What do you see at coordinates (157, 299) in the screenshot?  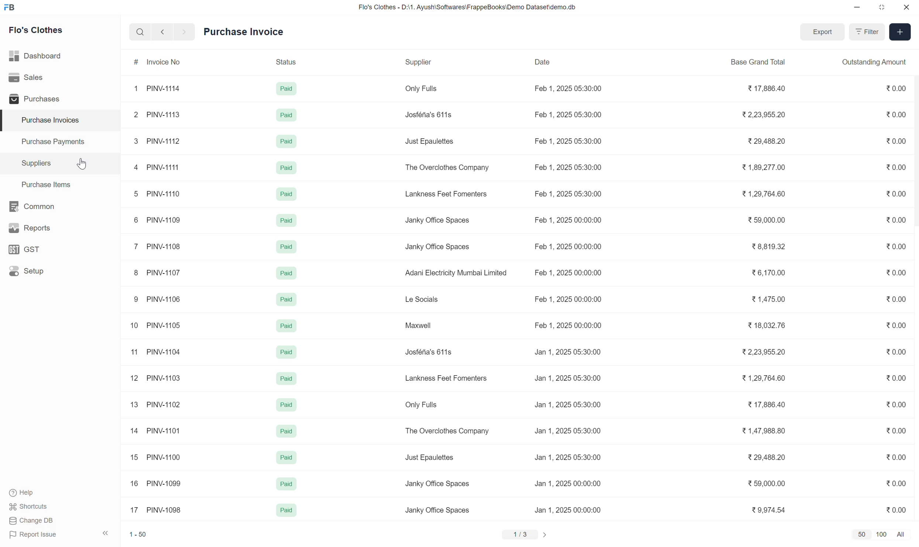 I see `9  PINV-1106` at bounding box center [157, 299].